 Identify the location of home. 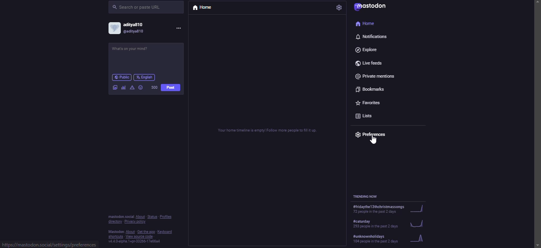
(205, 7).